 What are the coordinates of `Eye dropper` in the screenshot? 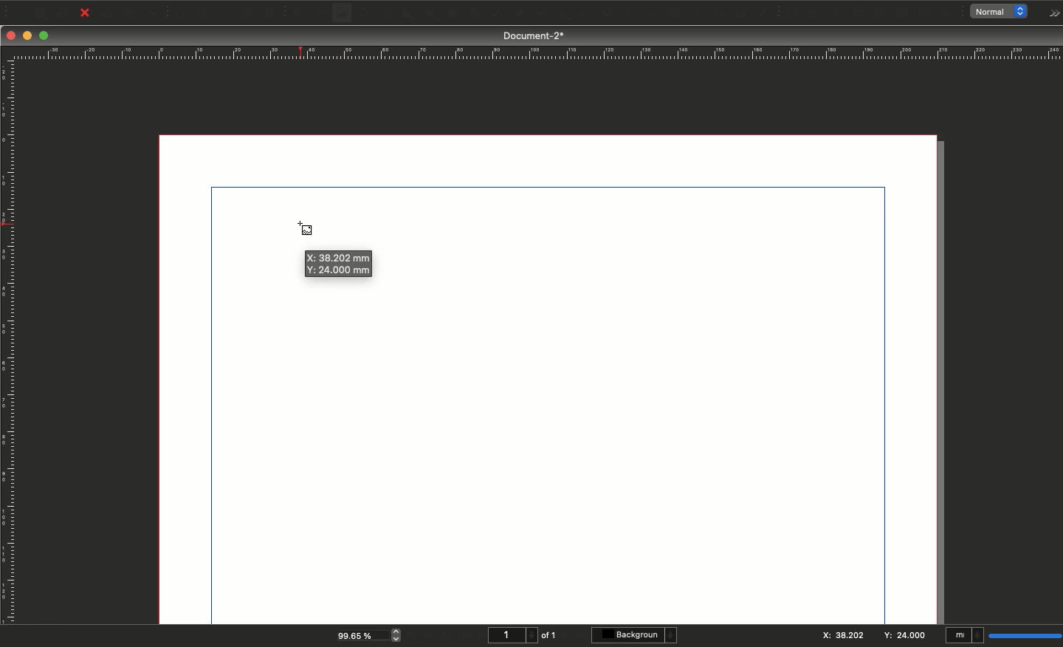 It's located at (763, 13).